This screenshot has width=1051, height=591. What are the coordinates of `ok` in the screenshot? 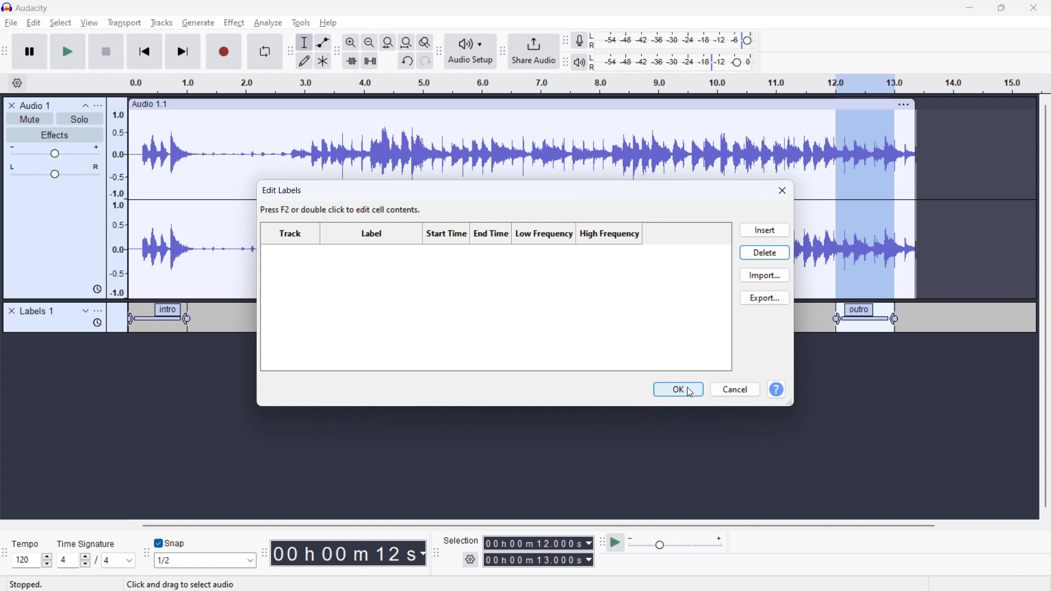 It's located at (679, 389).